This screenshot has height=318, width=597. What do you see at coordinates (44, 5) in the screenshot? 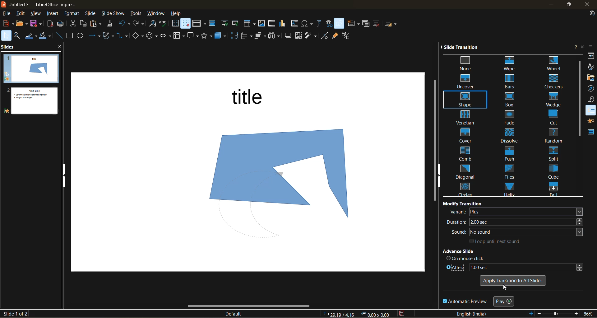
I see `file name and app name` at bounding box center [44, 5].